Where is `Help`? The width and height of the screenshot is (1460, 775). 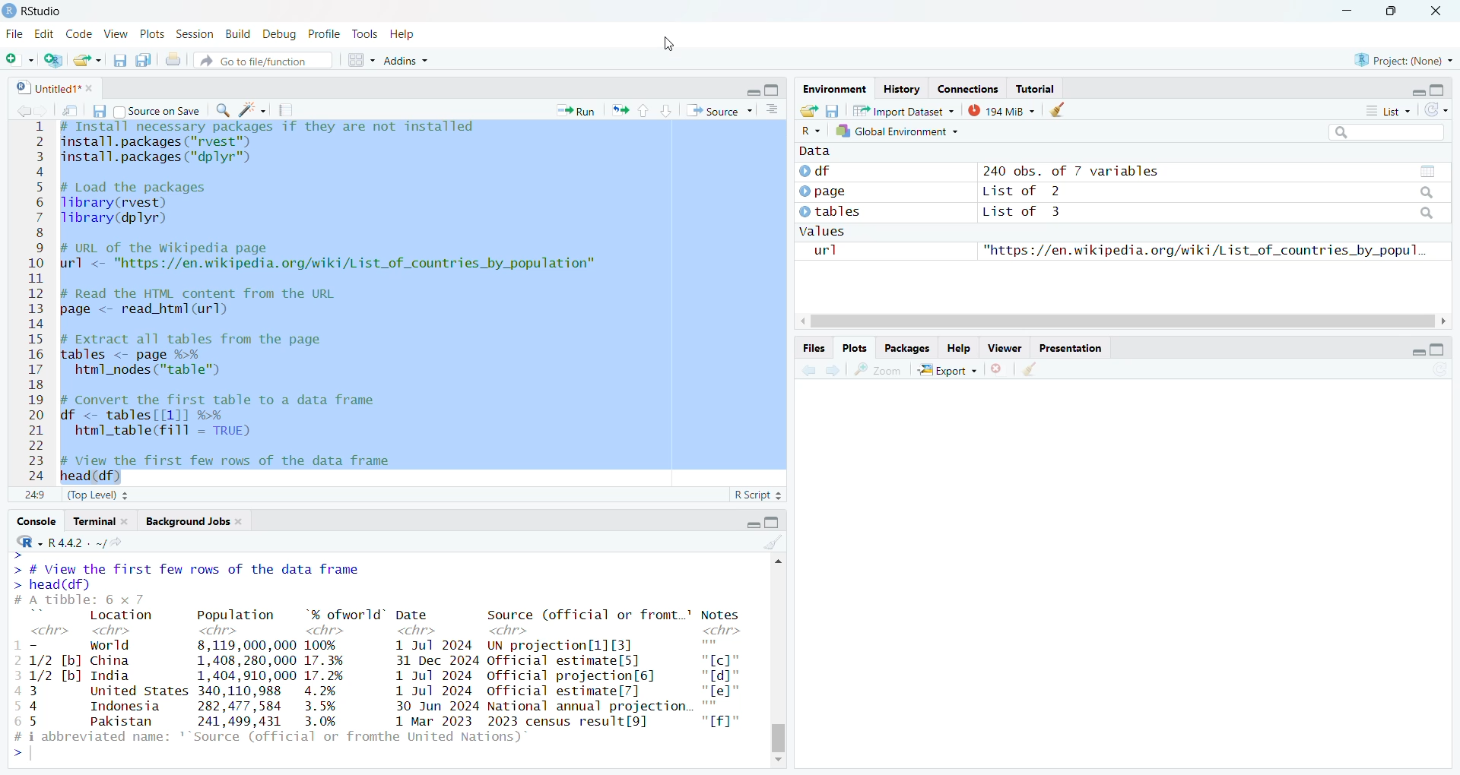
Help is located at coordinates (960, 348).